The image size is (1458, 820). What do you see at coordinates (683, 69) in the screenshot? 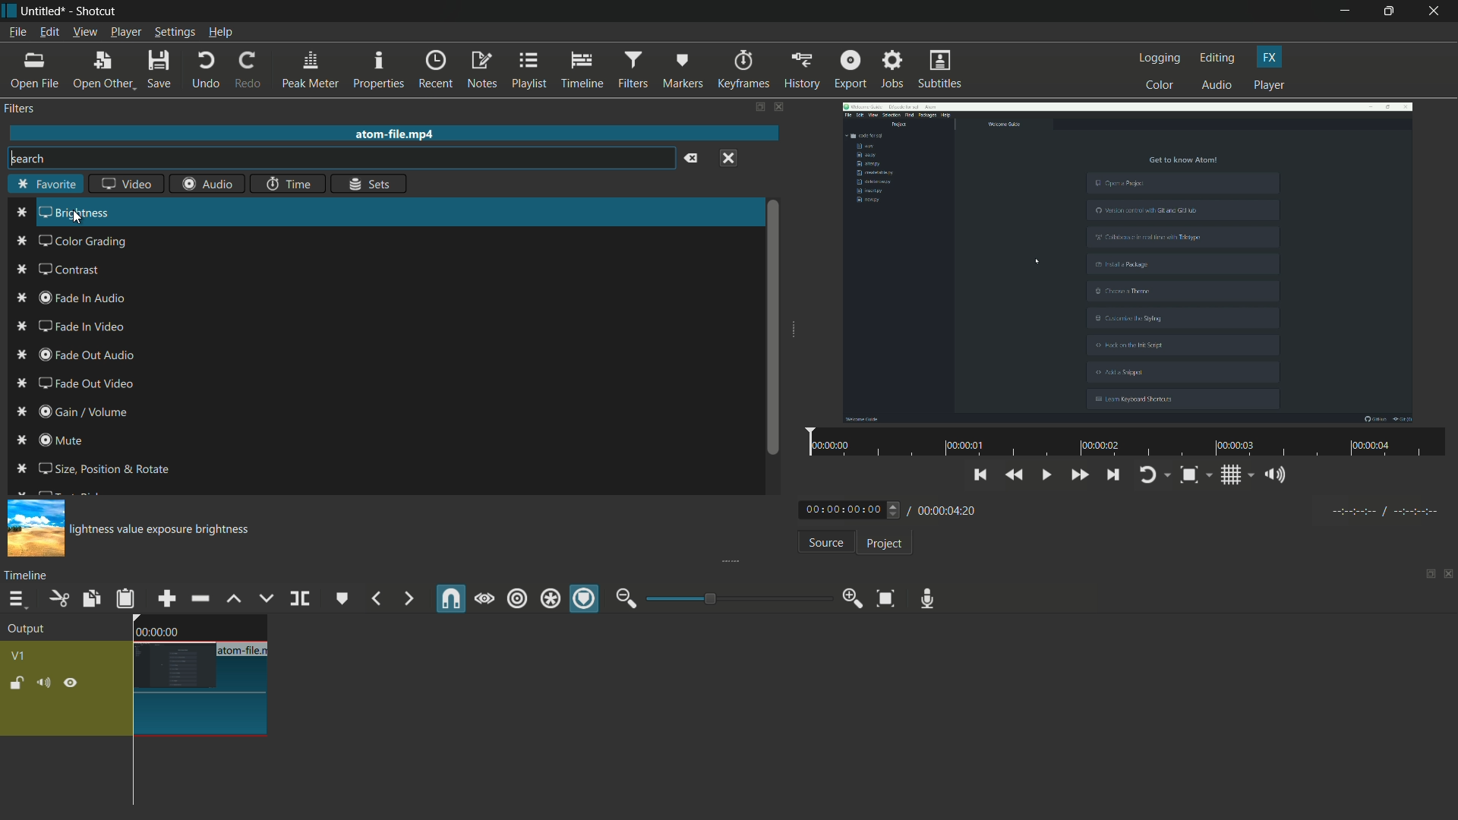
I see `markers` at bounding box center [683, 69].